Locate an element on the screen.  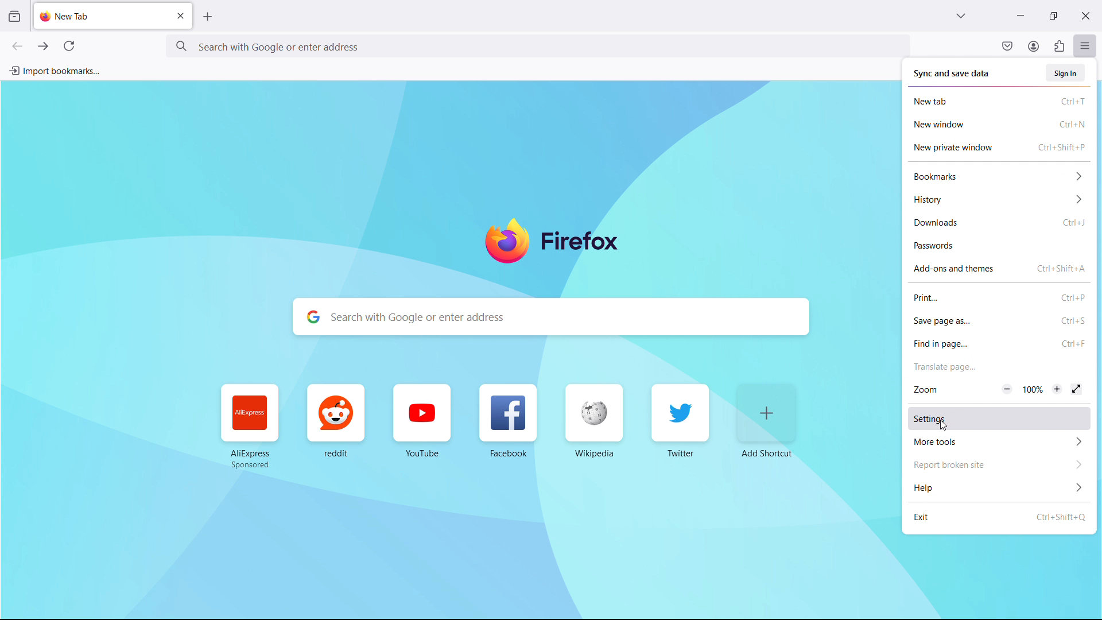
AliExpress
Sponsored is located at coordinates (251, 428).